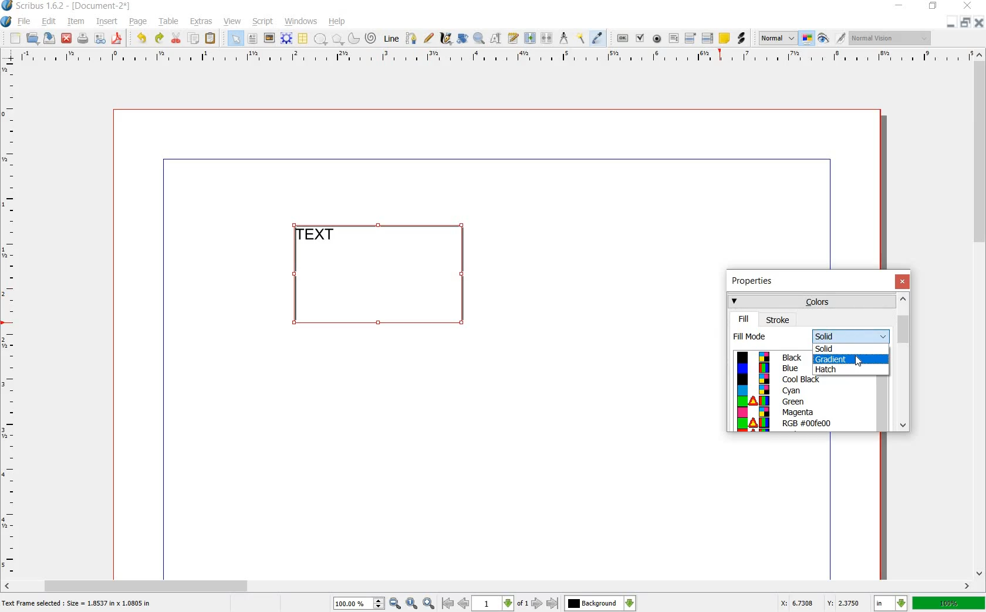  Describe the element at coordinates (201, 22) in the screenshot. I see `extras` at that location.